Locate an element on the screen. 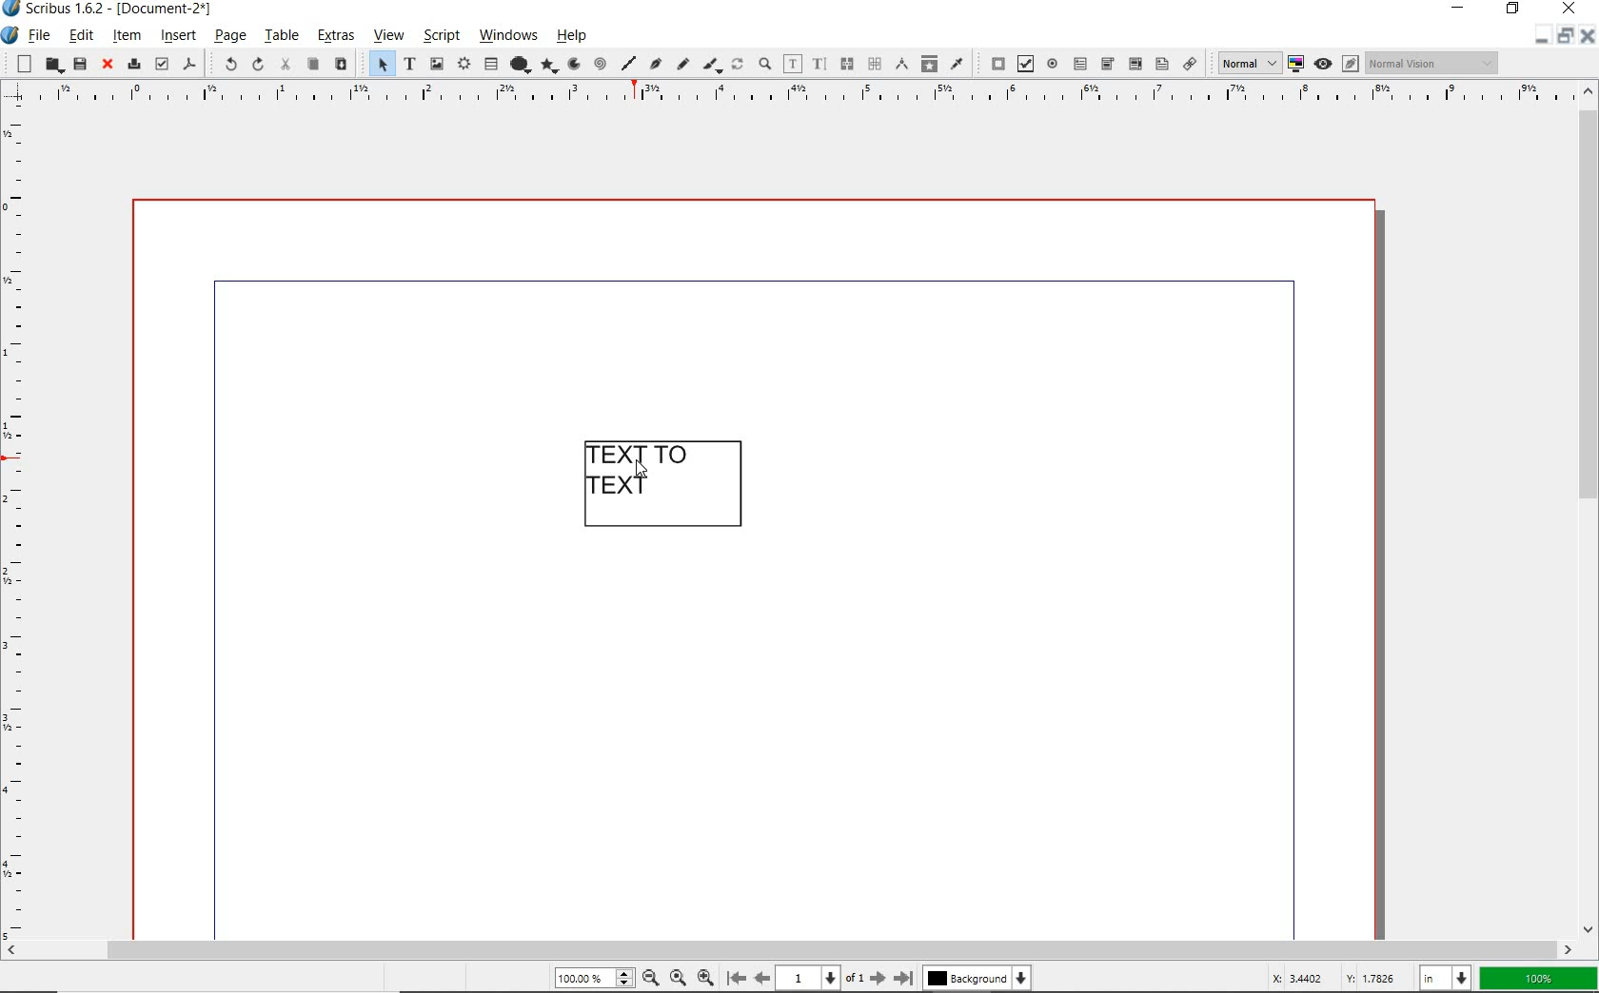  table is located at coordinates (490, 64).